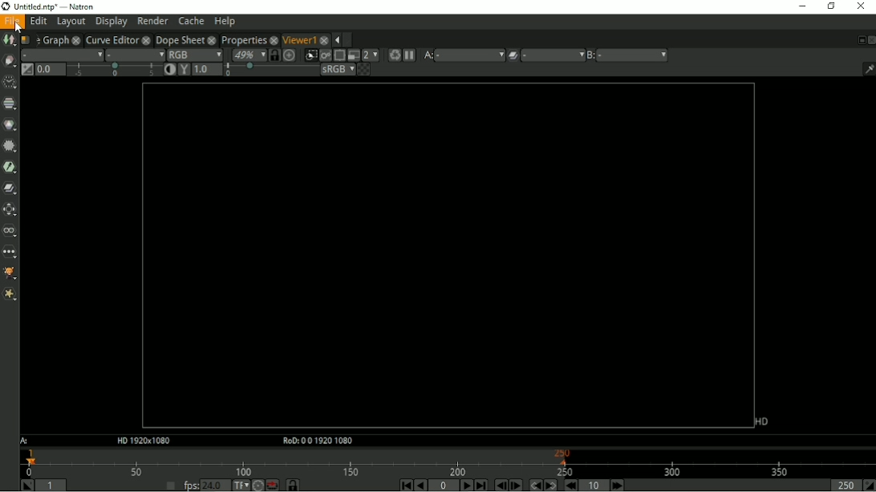 Image resolution: width=876 pixels, height=492 pixels. I want to click on logo, so click(6, 6).